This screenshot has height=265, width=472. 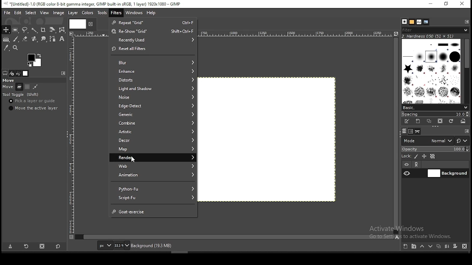 What do you see at coordinates (432, 246) in the screenshot?
I see `move layer on step down` at bounding box center [432, 246].